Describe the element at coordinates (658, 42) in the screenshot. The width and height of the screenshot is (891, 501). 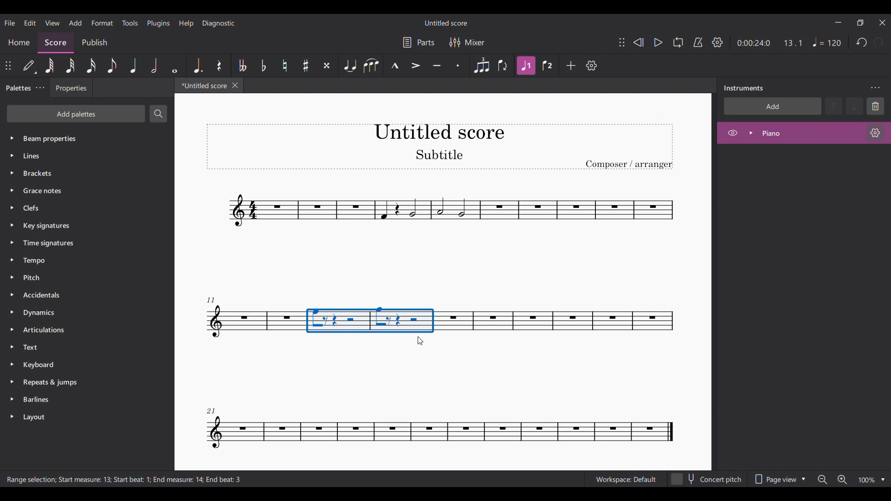
I see `Play` at that location.